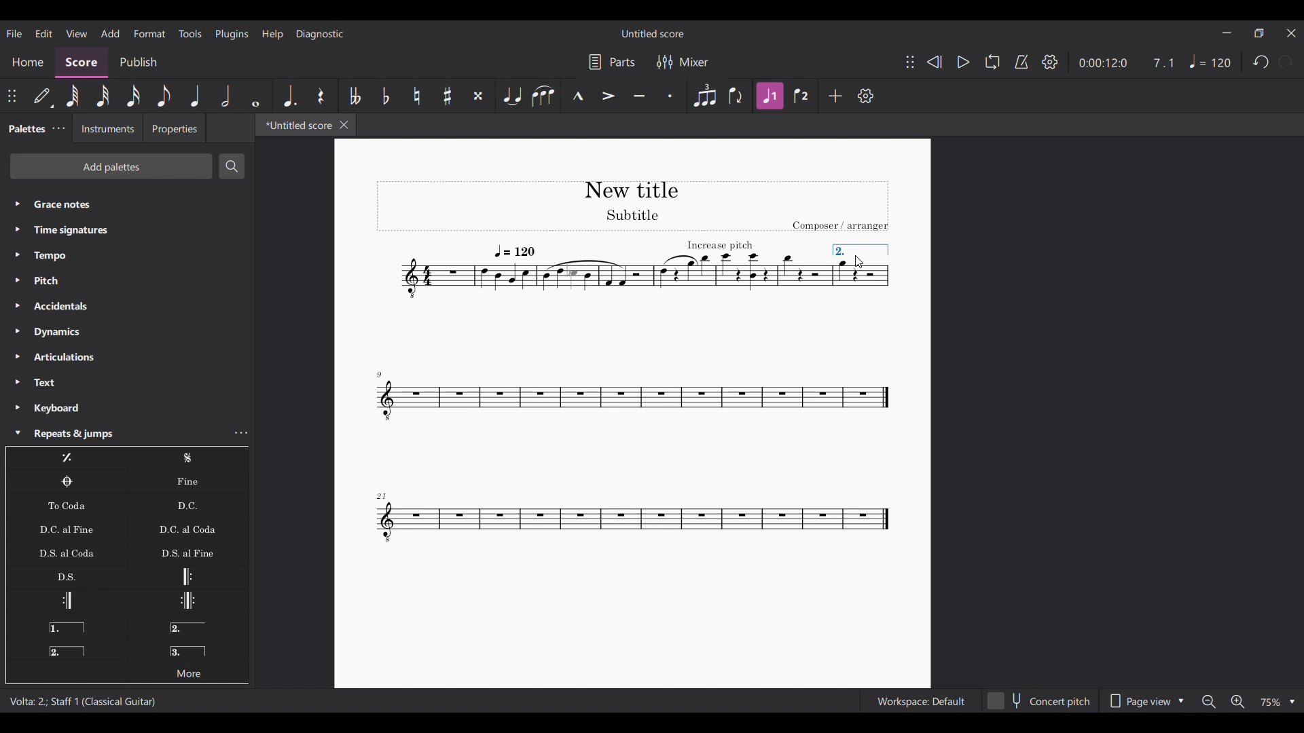 The height and width of the screenshot is (733, 1304). What do you see at coordinates (115, 434) in the screenshot?
I see `Repeats & jumps highlighted by cursor` at bounding box center [115, 434].